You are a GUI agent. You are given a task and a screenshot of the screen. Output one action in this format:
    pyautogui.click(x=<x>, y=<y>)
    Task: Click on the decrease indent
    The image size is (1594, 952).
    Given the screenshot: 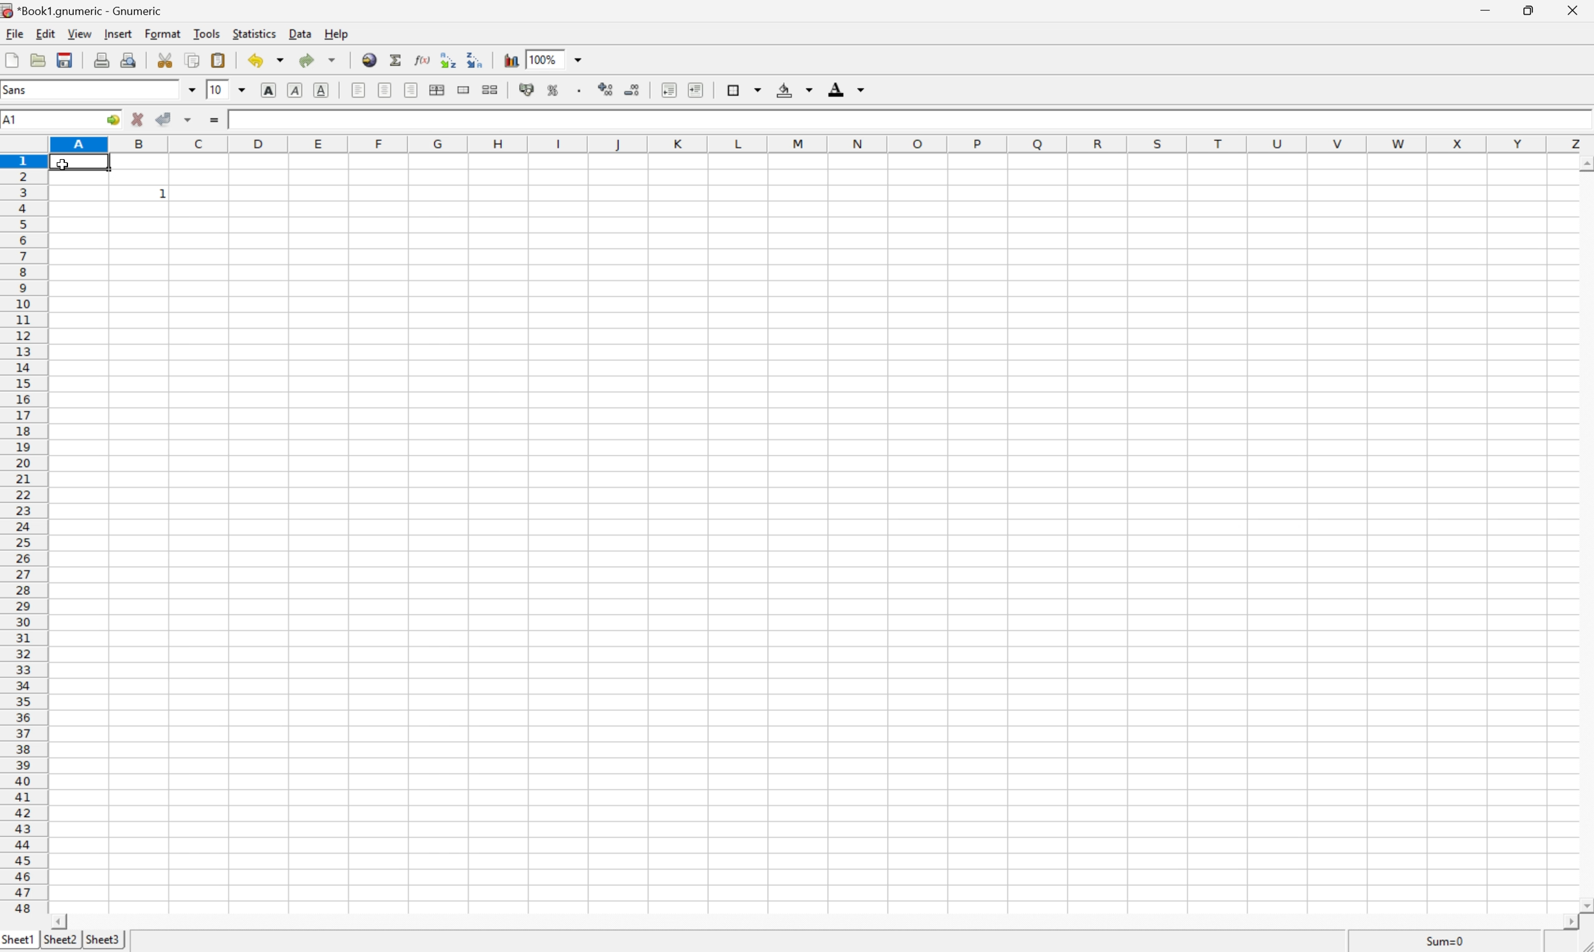 What is the action you would take?
    pyautogui.click(x=667, y=88)
    